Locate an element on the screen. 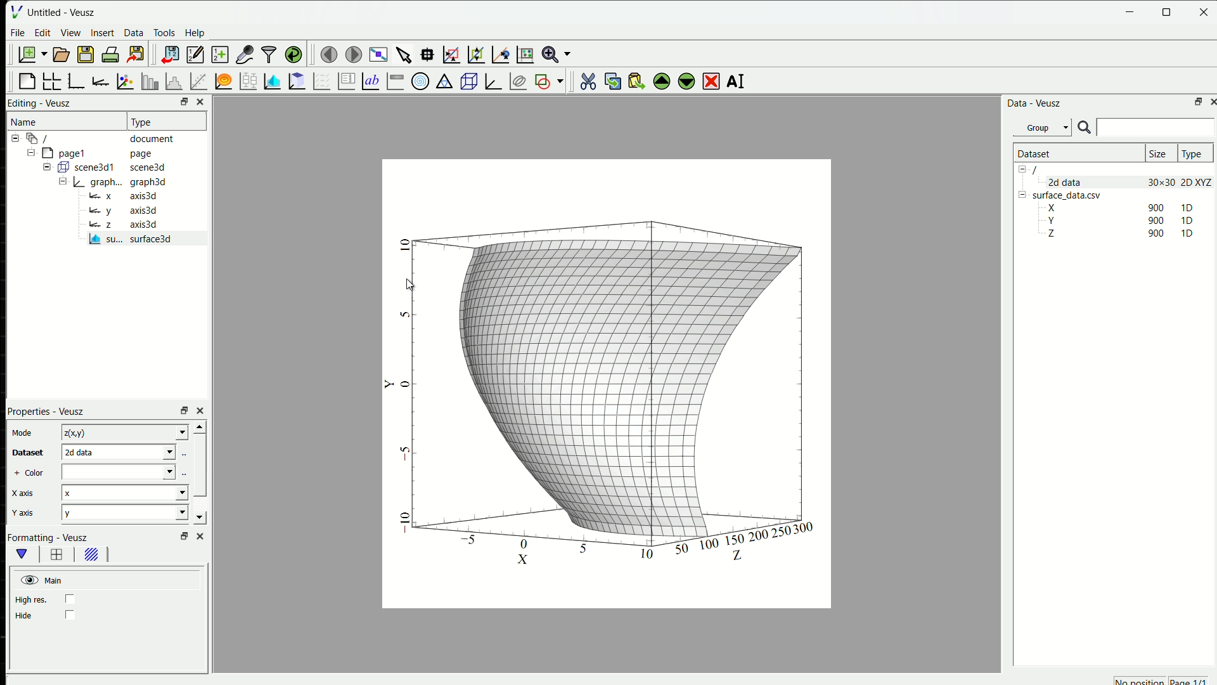  / is located at coordinates (41, 138).